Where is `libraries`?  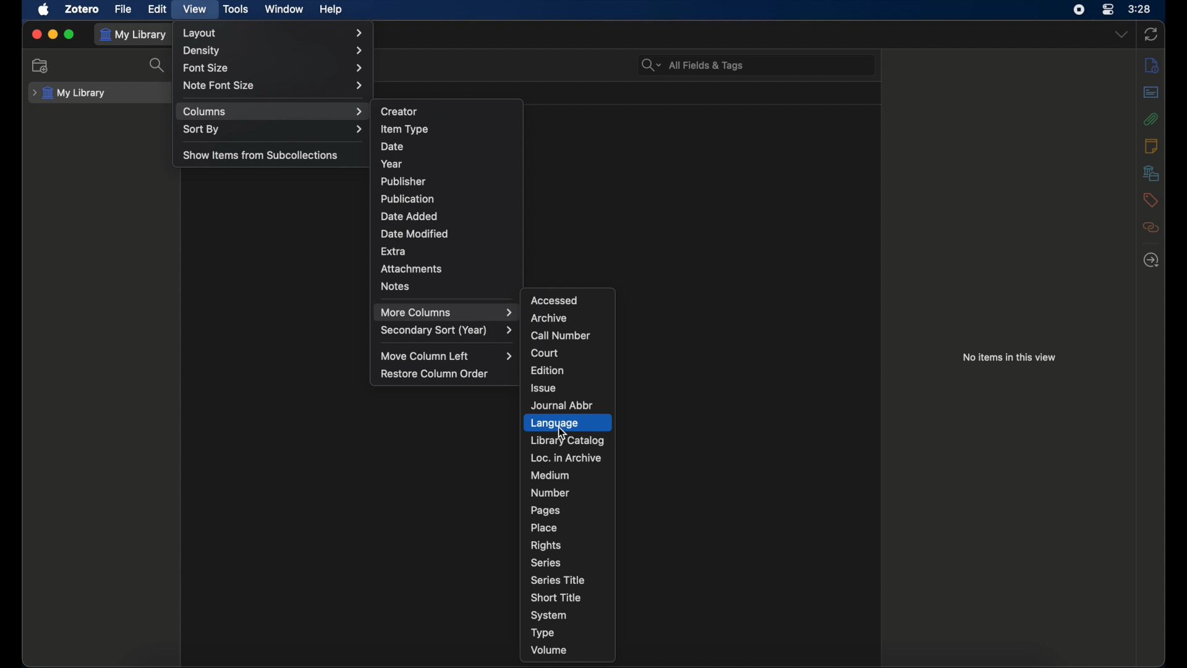
libraries is located at coordinates (1151, 173).